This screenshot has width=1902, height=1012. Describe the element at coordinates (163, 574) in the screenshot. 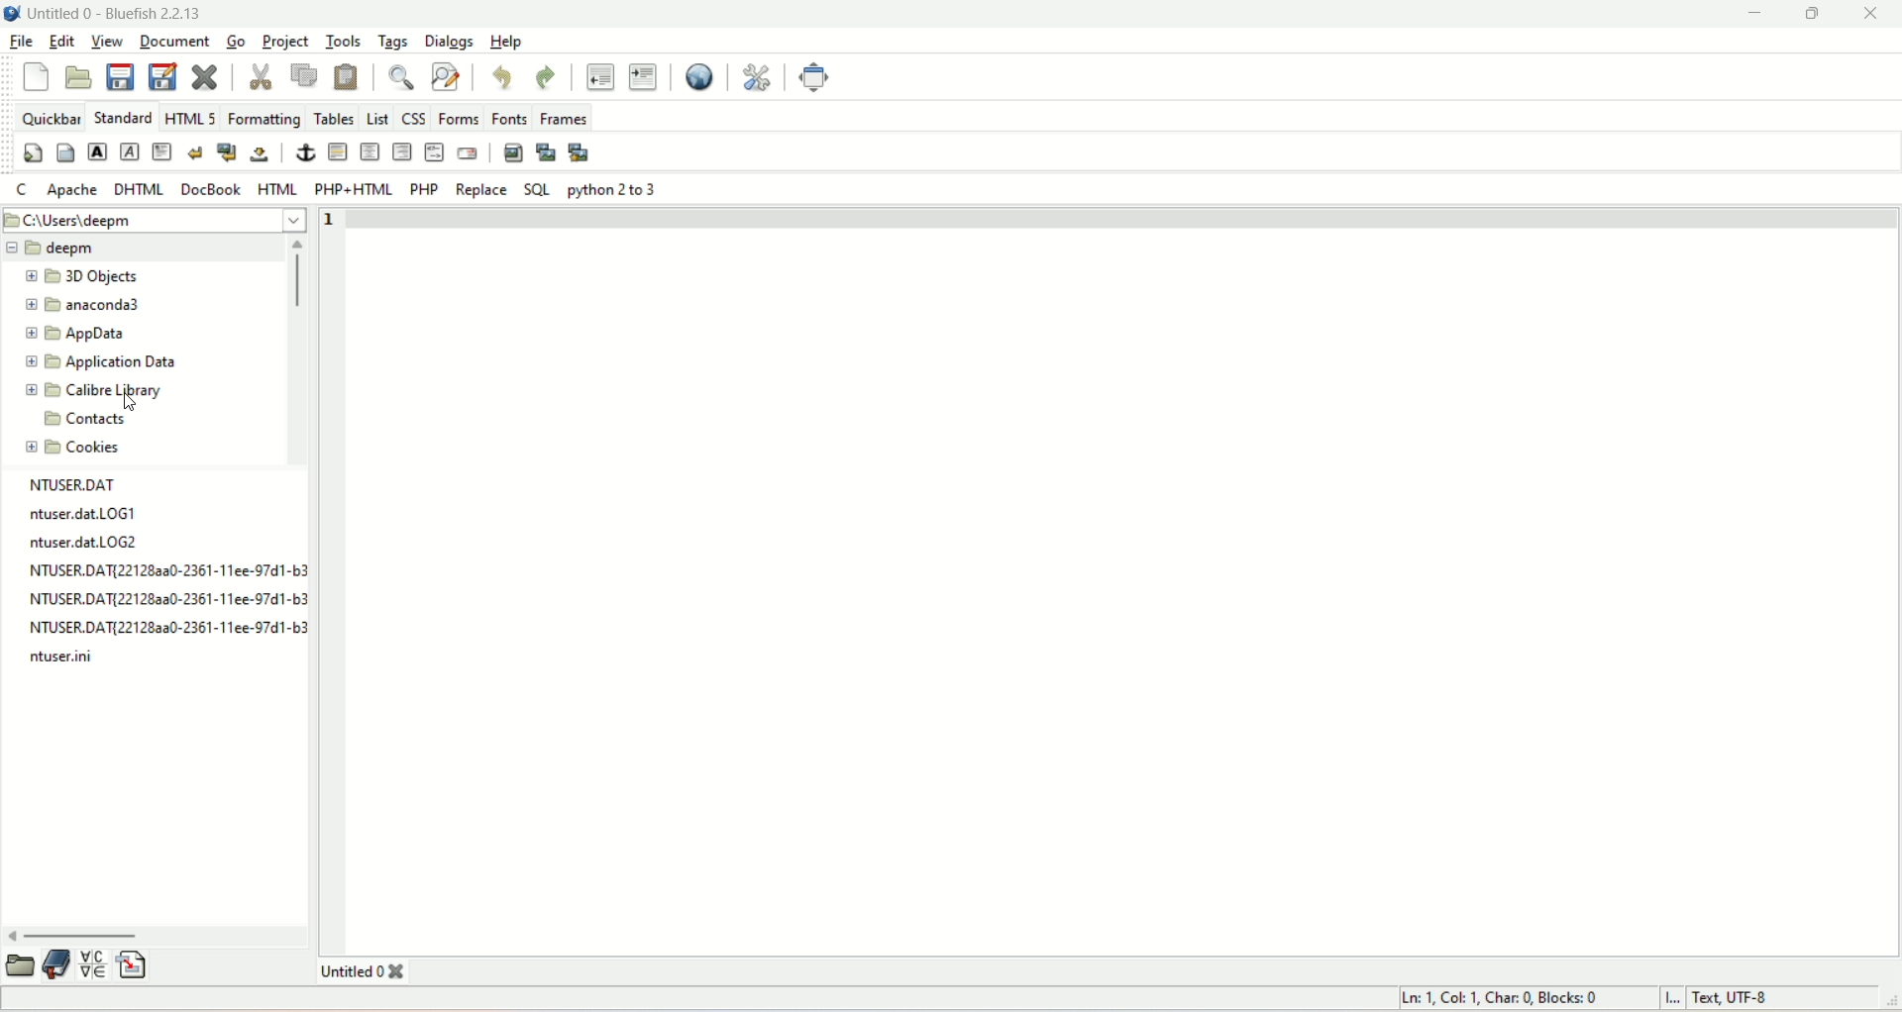

I see `text` at that location.